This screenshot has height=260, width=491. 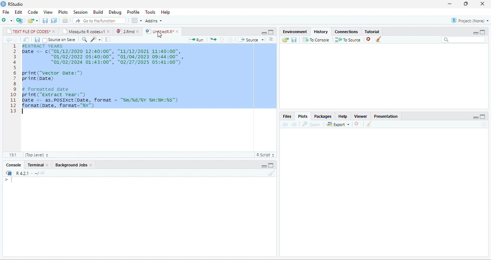 I want to click on close, so click(x=109, y=31).